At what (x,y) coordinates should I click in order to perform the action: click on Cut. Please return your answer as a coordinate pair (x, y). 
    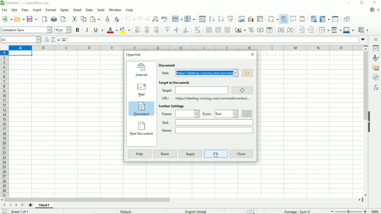
    Looking at the image, I should click on (74, 18).